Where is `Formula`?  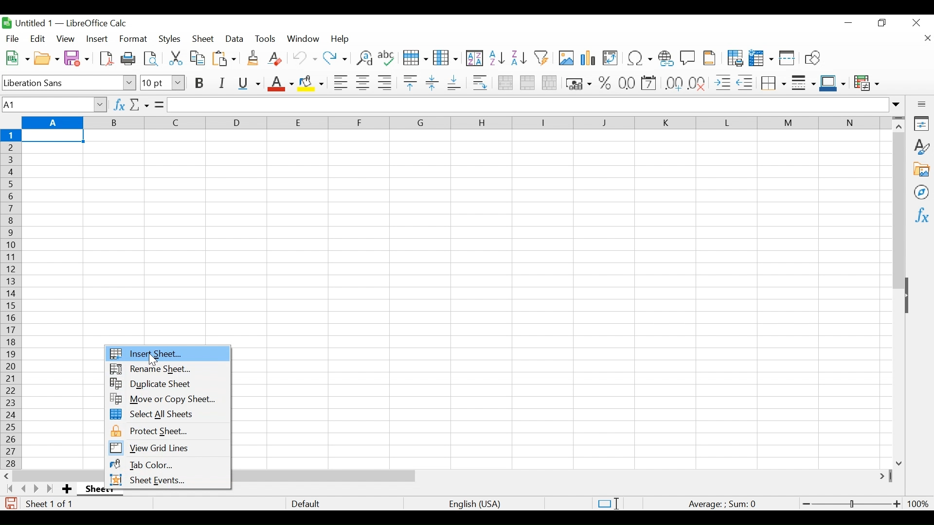 Formula is located at coordinates (159, 104).